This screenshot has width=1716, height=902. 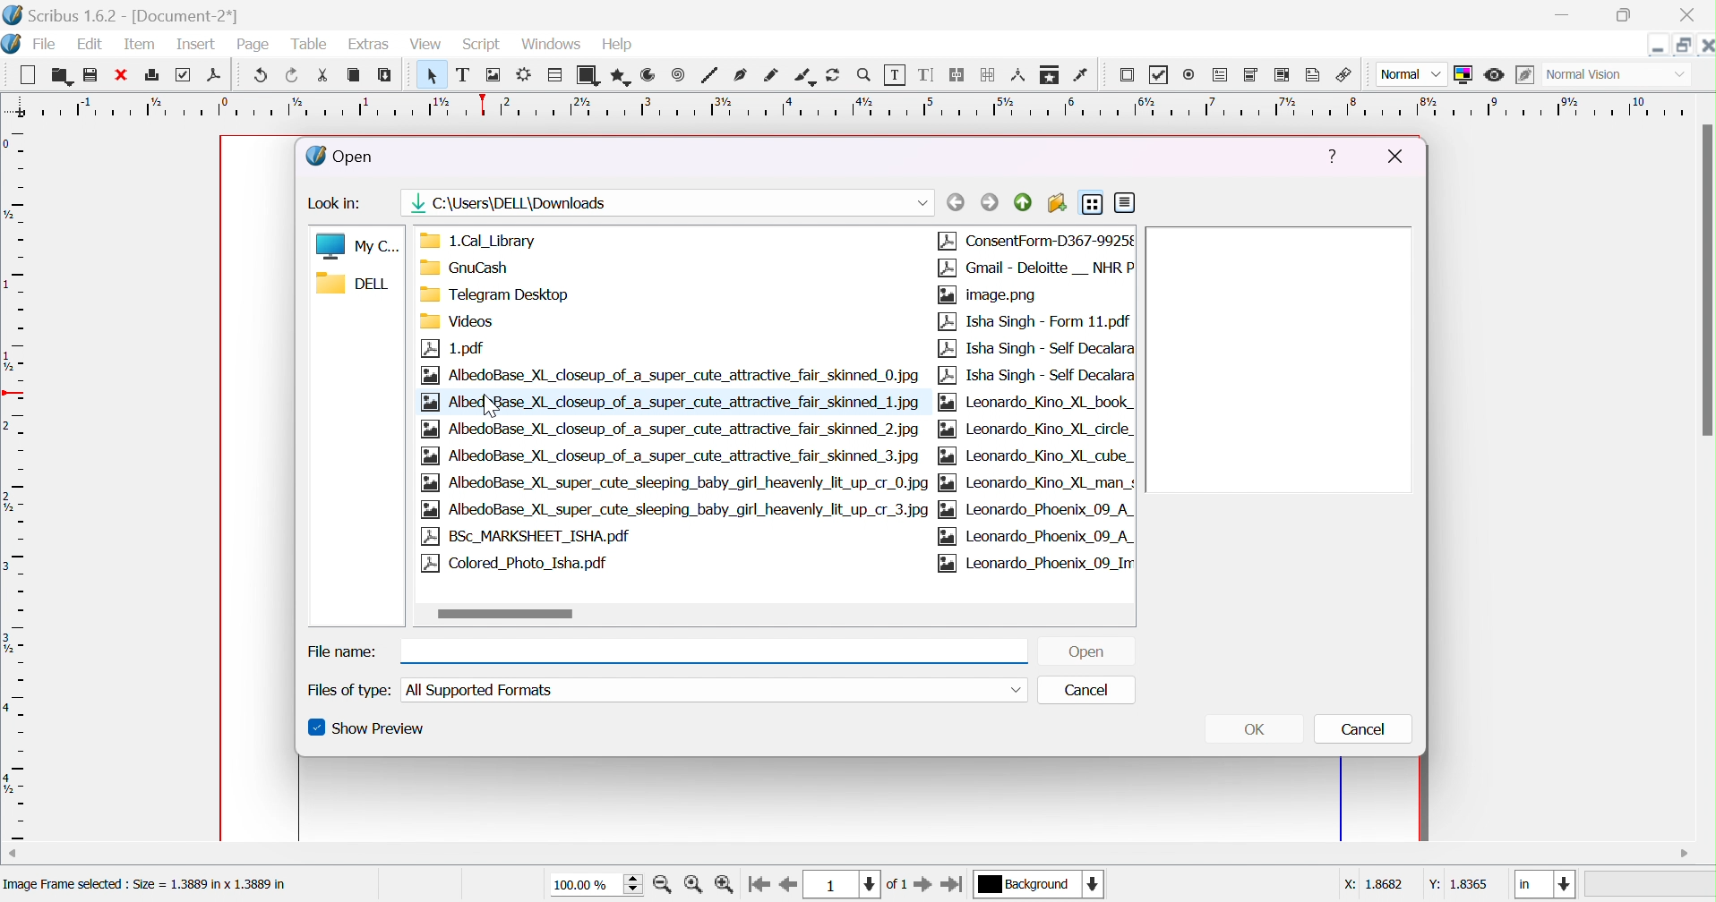 I want to click on parent directory, so click(x=1022, y=201).